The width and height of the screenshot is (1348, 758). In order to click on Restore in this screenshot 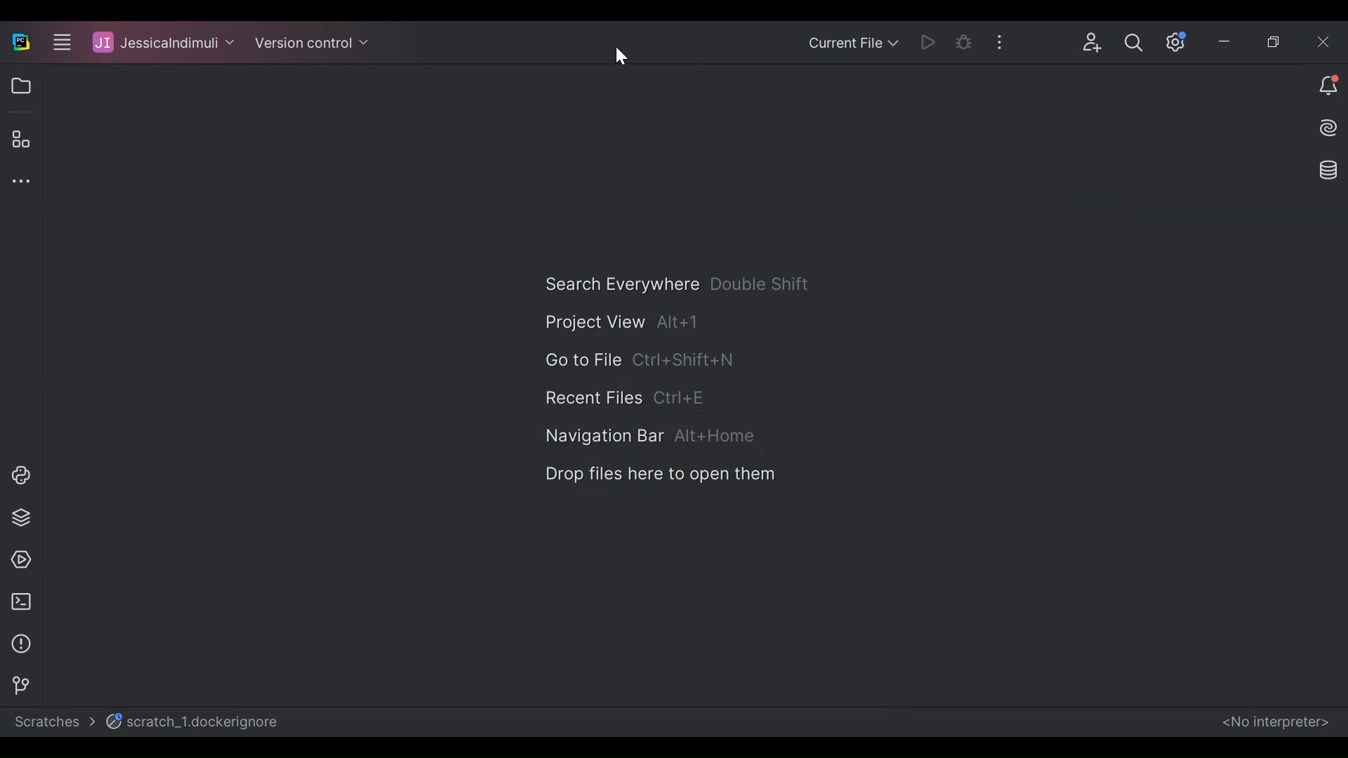, I will do `click(1273, 41)`.